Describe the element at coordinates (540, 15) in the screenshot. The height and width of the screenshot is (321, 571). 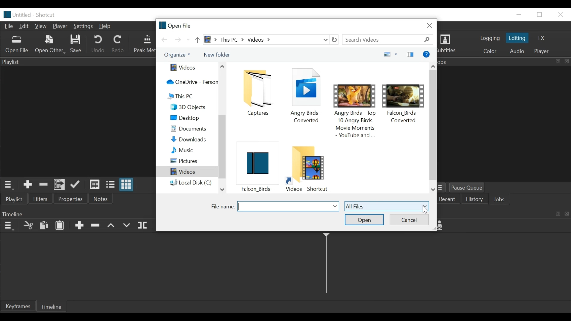
I see `Restore` at that location.